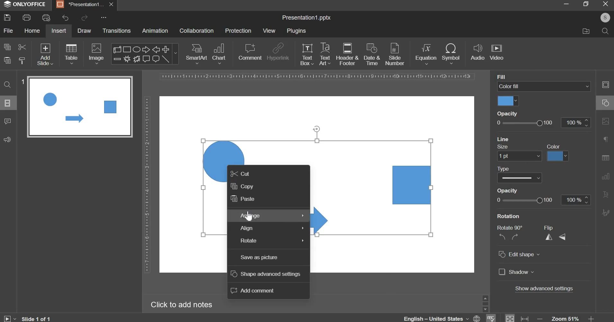  I want to click on start a slide show, so click(8, 318).